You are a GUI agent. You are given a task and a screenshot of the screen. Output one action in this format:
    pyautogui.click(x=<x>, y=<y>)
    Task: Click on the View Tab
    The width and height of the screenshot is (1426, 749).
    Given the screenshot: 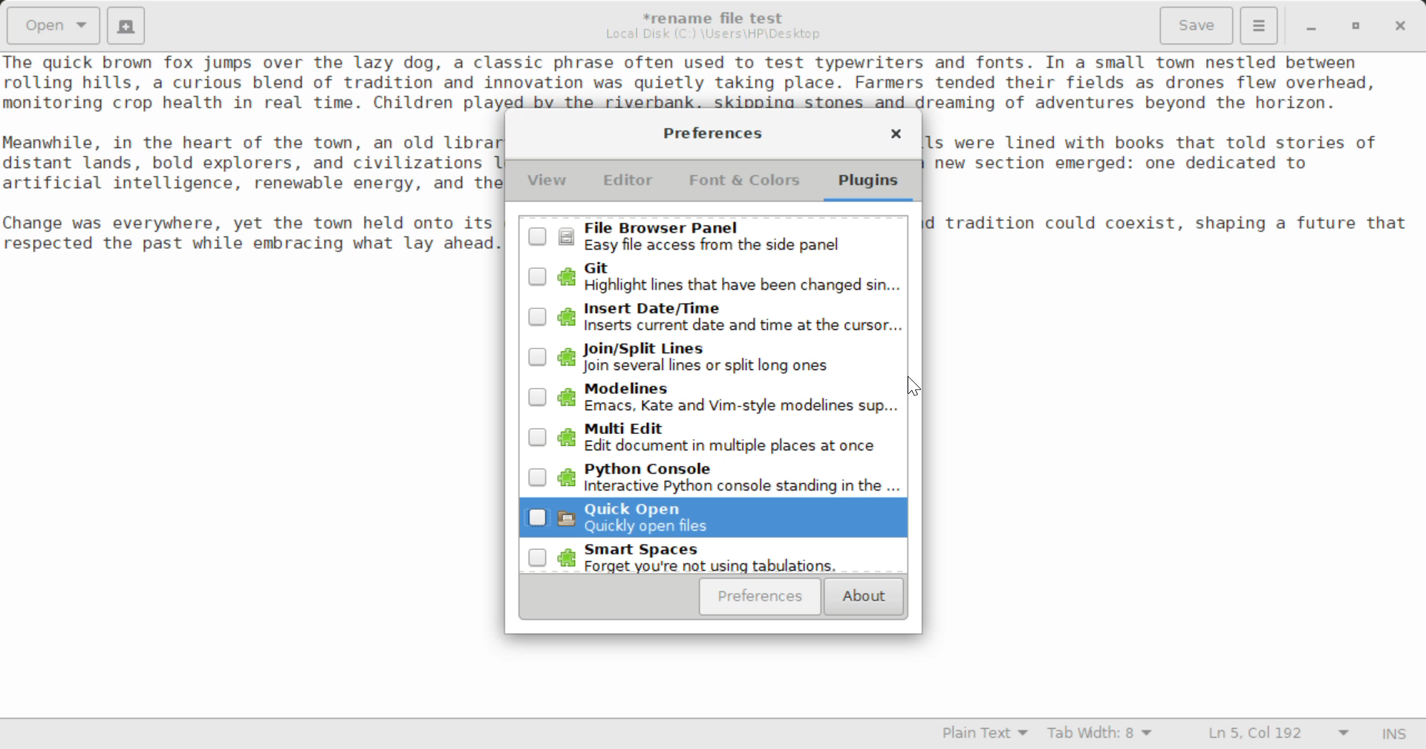 What is the action you would take?
    pyautogui.click(x=547, y=184)
    